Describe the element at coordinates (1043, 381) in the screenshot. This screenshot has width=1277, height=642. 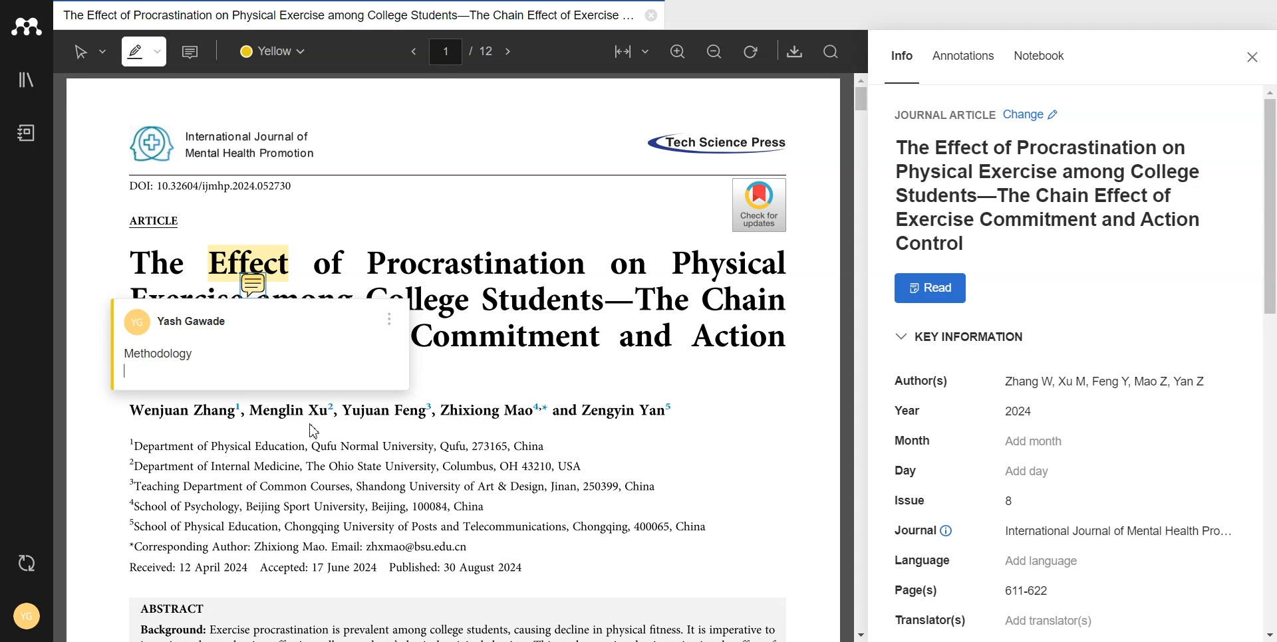
I see `Author(s) Zhang W, Xu M, Feng Y, Mao Z, Yan Z` at that location.